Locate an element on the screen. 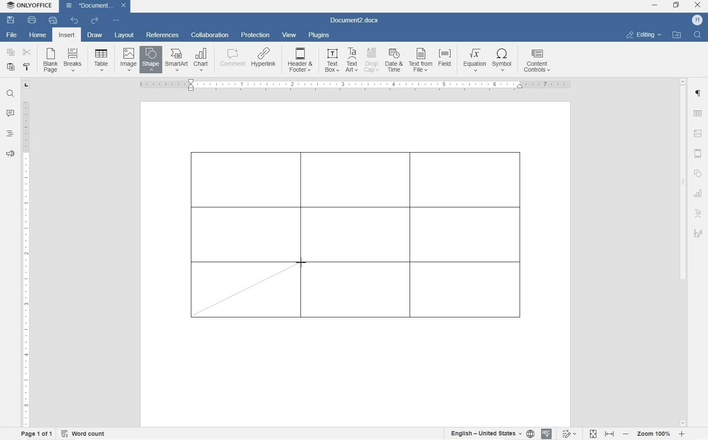 The height and width of the screenshot is (440, 708). protection is located at coordinates (257, 35).